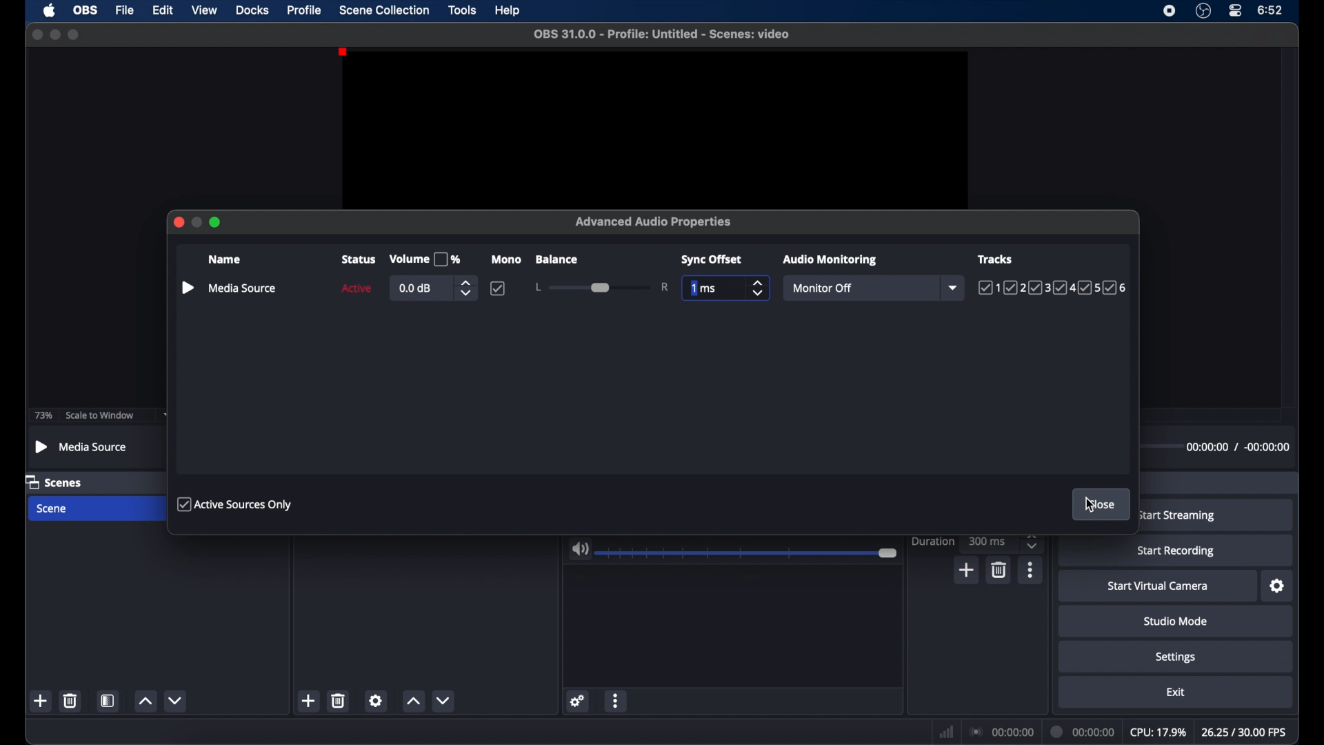  I want to click on settings, so click(1277, 586).